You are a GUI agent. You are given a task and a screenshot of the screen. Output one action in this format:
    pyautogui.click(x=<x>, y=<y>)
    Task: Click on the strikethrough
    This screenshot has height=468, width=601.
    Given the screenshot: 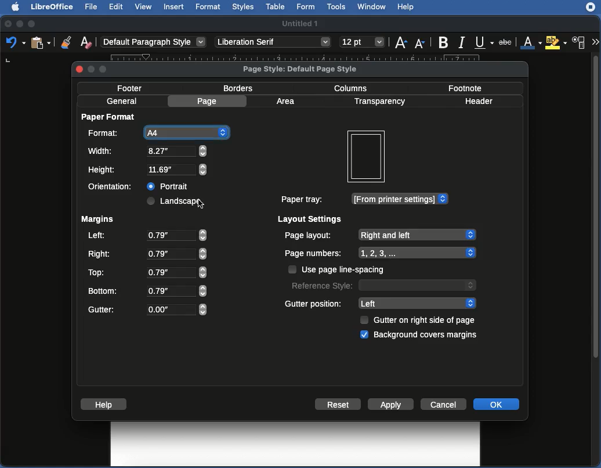 What is the action you would take?
    pyautogui.click(x=505, y=41)
    